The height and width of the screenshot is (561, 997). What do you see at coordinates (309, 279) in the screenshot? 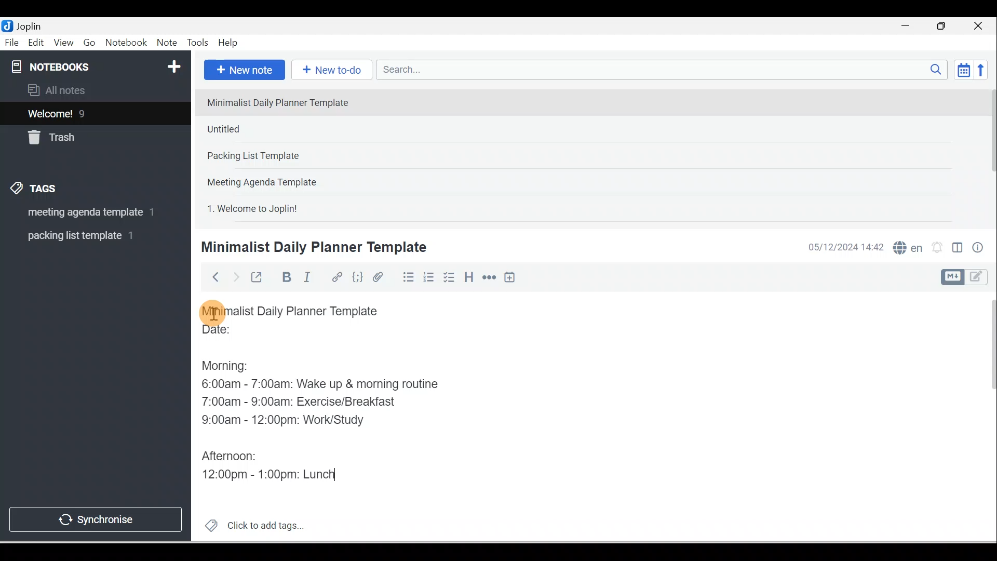
I see `Italic` at bounding box center [309, 279].